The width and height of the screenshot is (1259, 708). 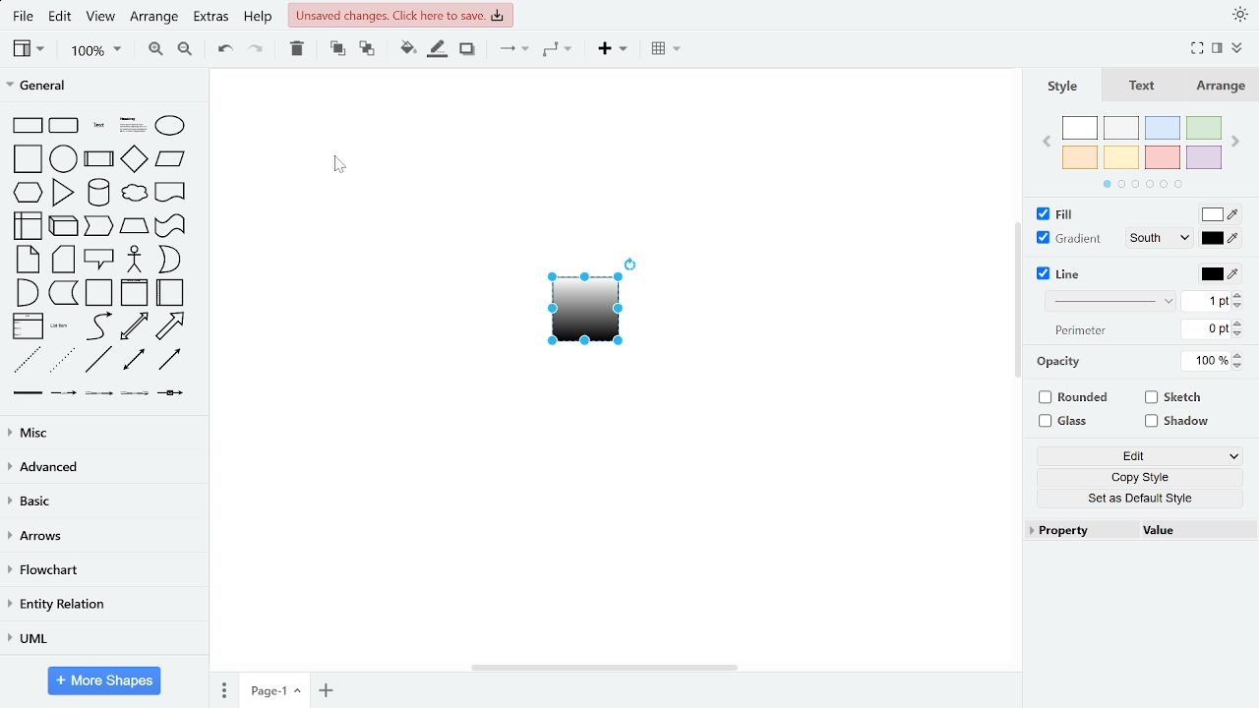 I want to click on general shapes, so click(x=62, y=156).